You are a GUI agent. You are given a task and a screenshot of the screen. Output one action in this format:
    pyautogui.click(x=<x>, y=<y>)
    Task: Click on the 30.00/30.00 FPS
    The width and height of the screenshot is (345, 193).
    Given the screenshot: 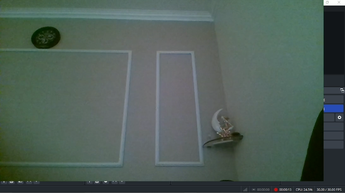 What is the action you would take?
    pyautogui.click(x=330, y=190)
    